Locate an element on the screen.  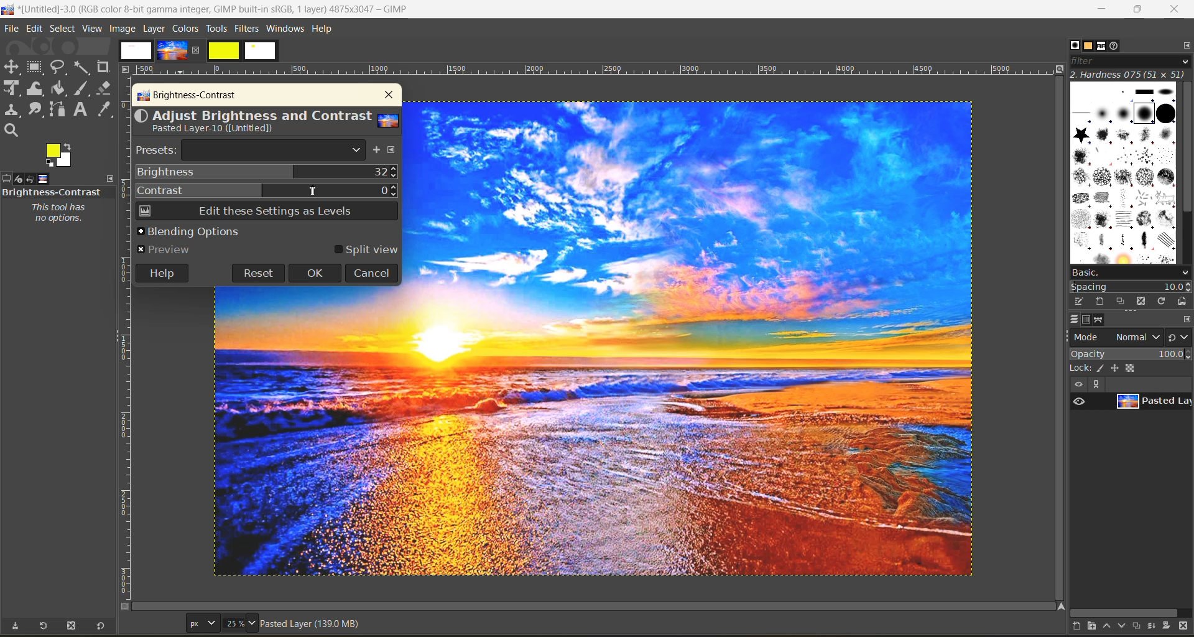
horizontal scroll bar is located at coordinates (55, 613).